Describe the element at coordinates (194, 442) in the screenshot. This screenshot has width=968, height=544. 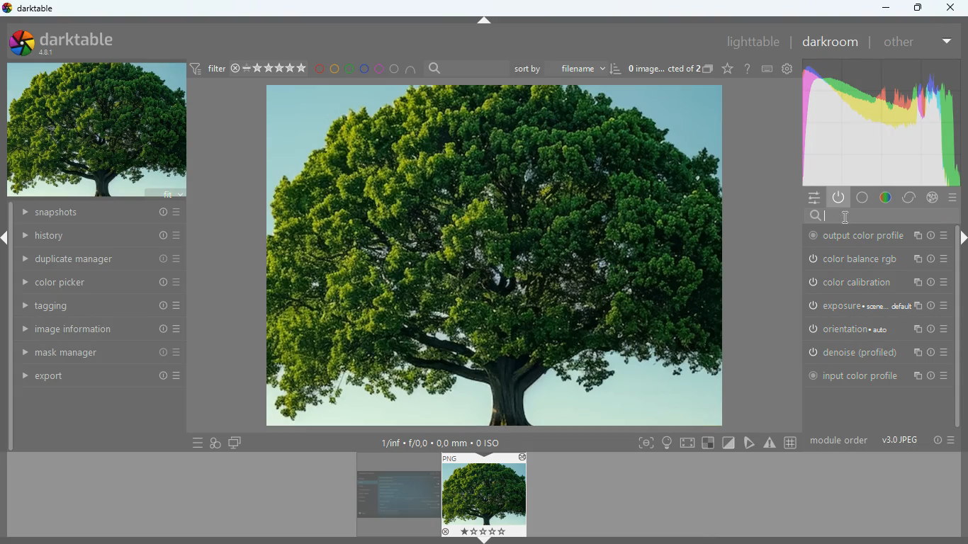
I see `menu` at that location.